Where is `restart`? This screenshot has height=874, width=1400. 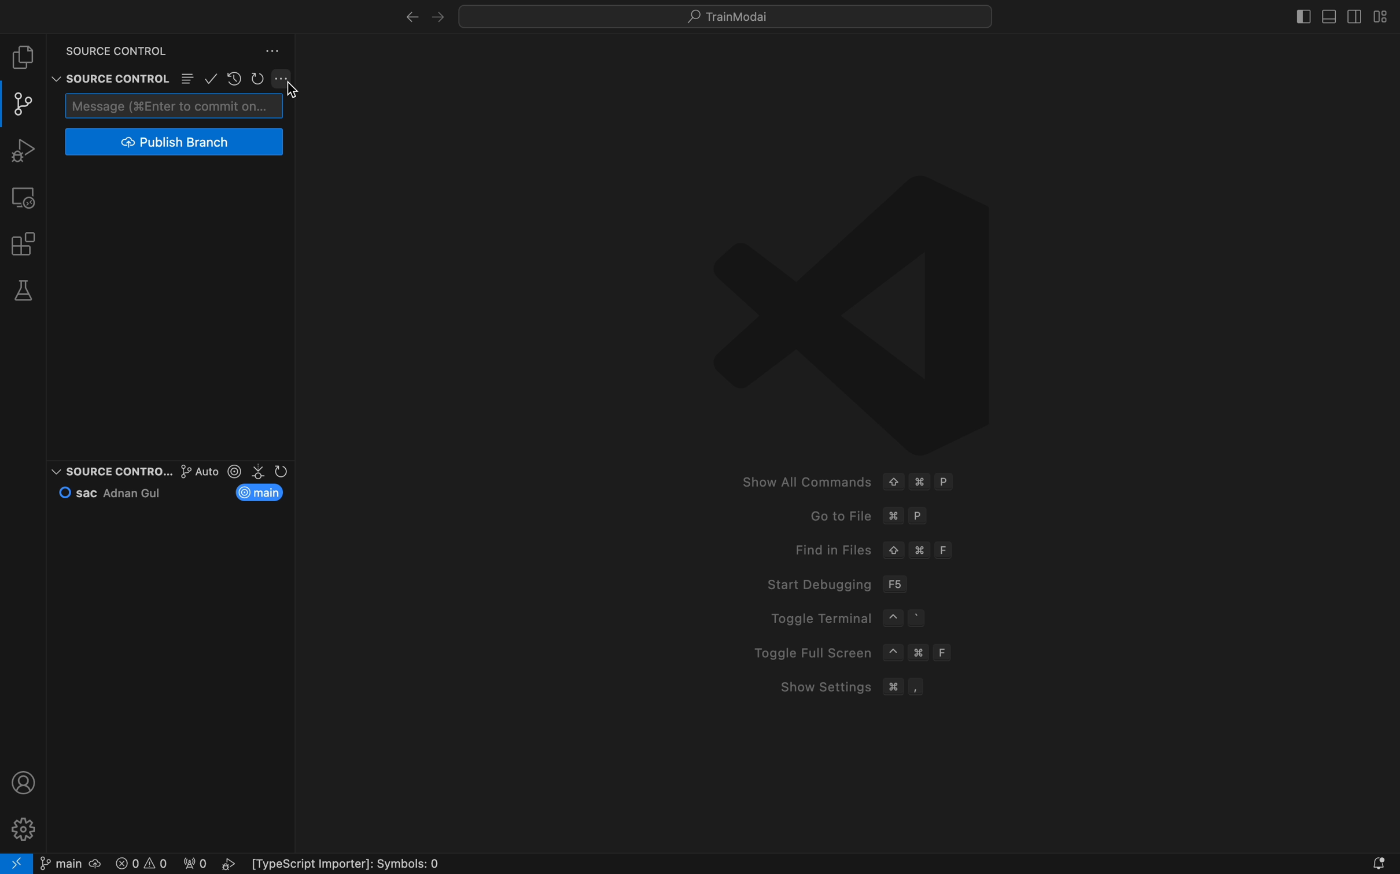 restart is located at coordinates (259, 76).